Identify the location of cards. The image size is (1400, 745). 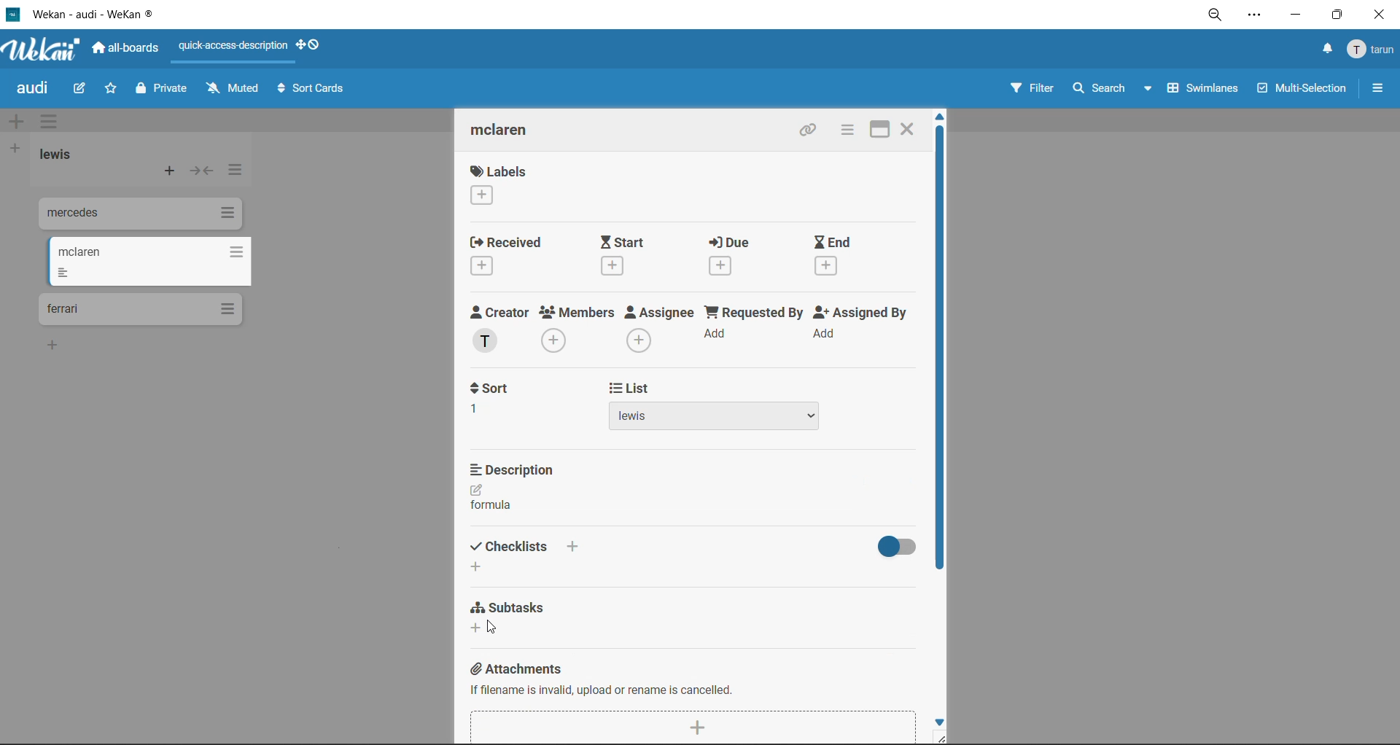
(138, 216).